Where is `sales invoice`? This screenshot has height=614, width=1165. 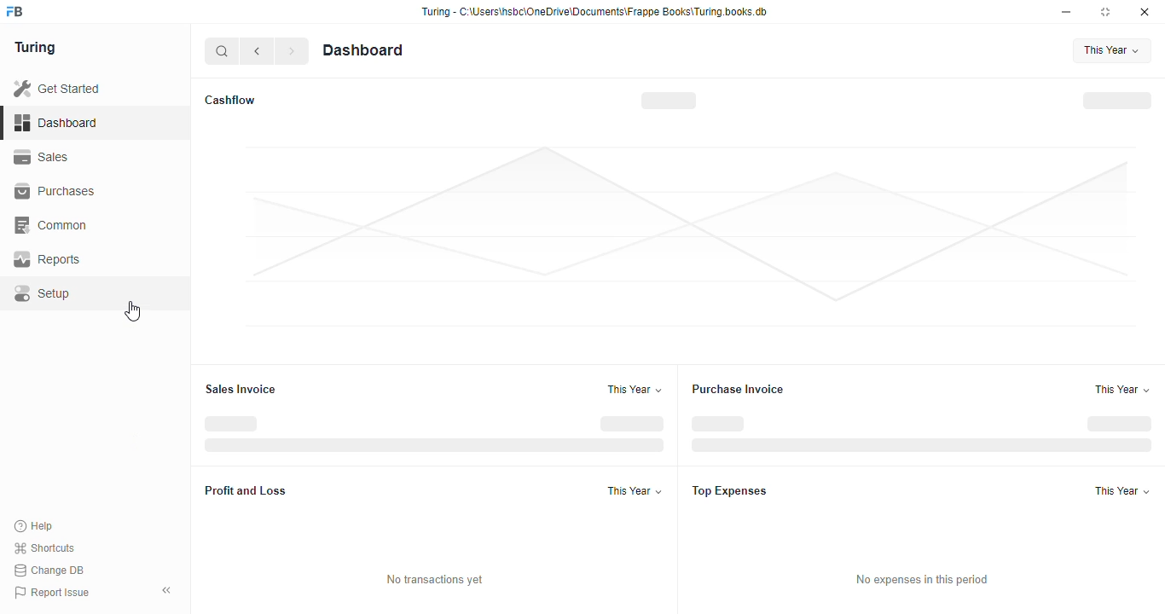 sales invoice is located at coordinates (241, 390).